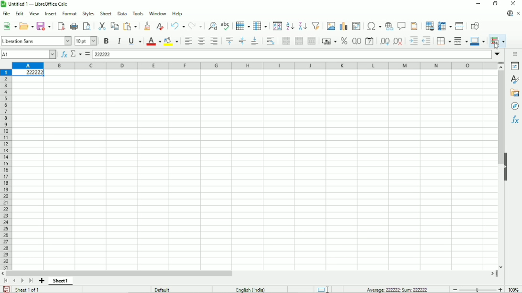  I want to click on Scroll to next page, so click(22, 281).